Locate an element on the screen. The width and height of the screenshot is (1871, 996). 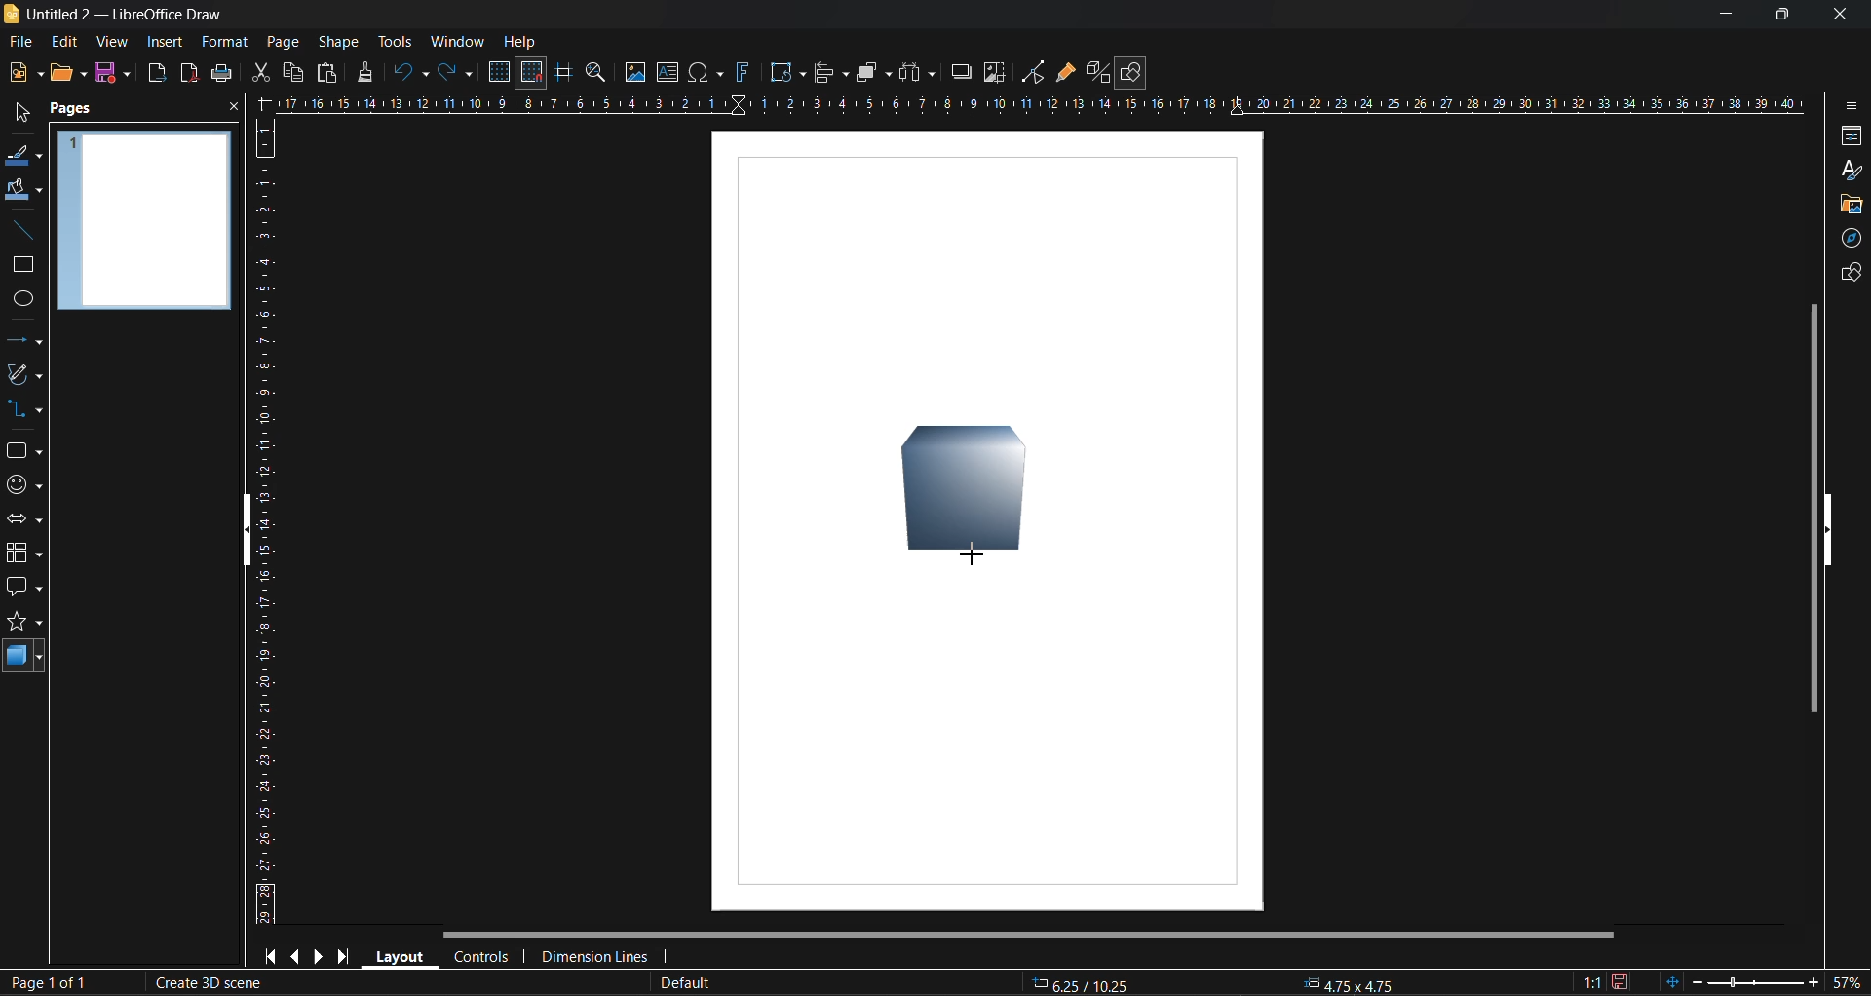
edit is located at coordinates (63, 40).